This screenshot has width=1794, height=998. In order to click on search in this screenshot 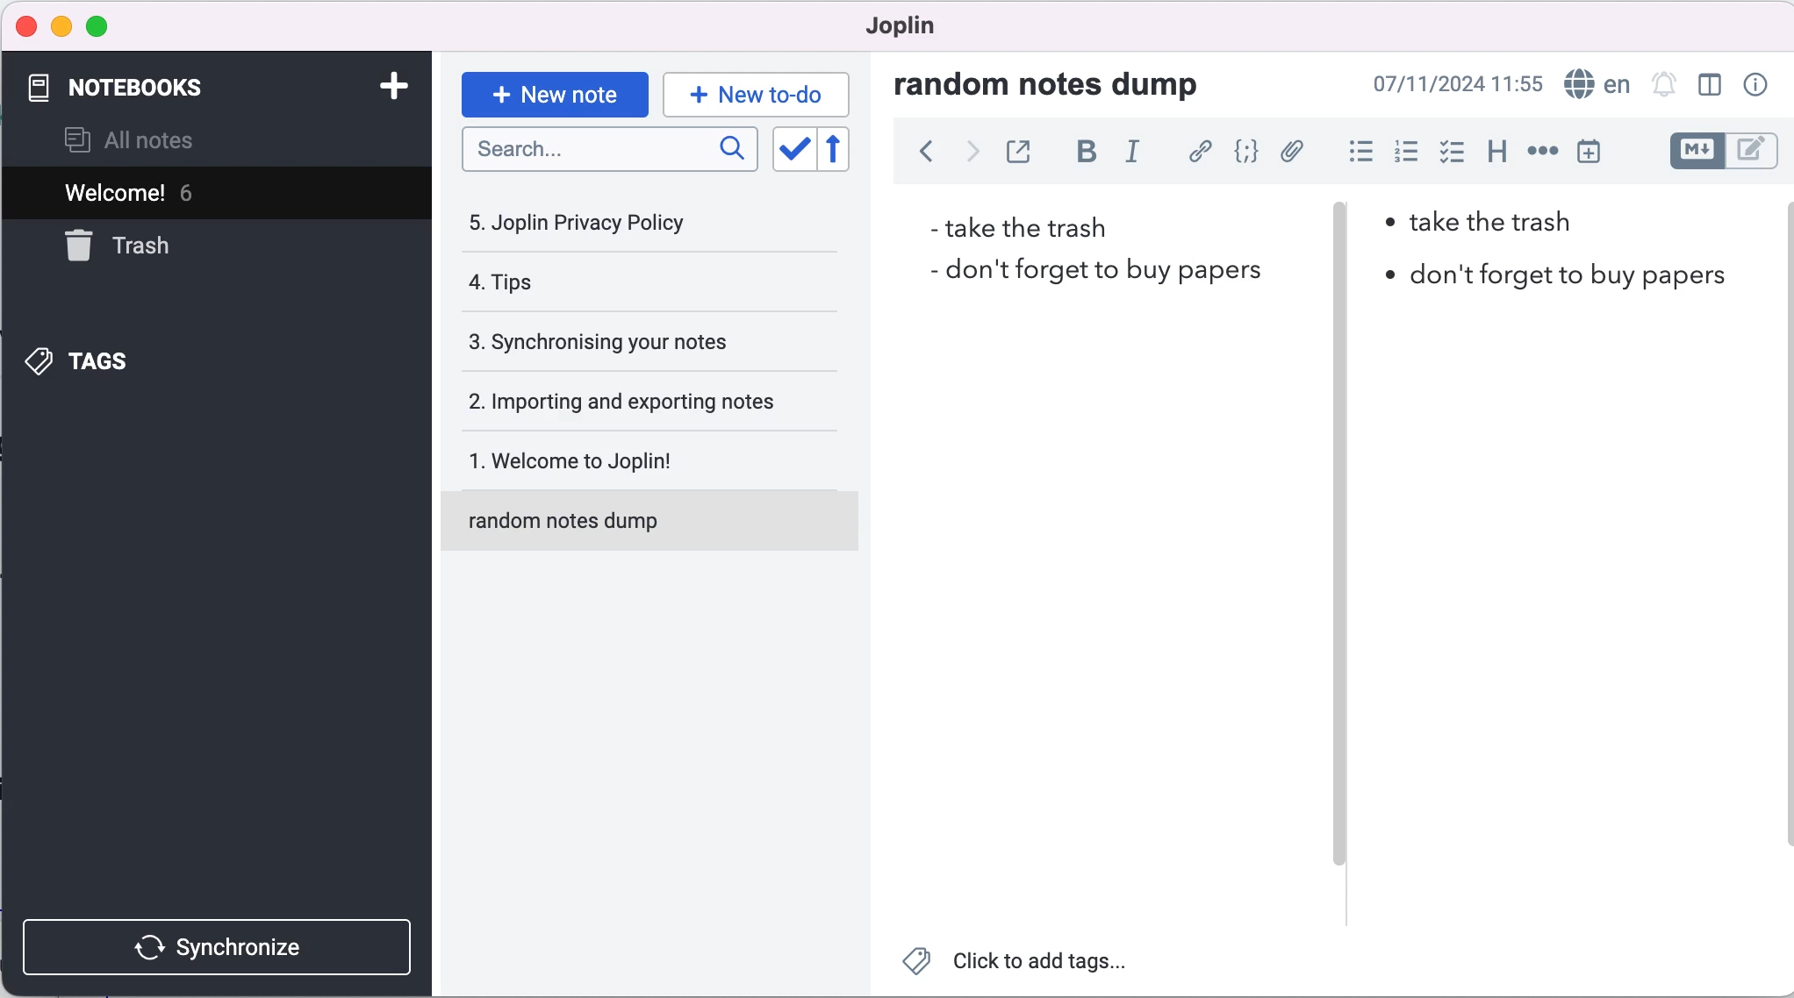, I will do `click(611, 155)`.